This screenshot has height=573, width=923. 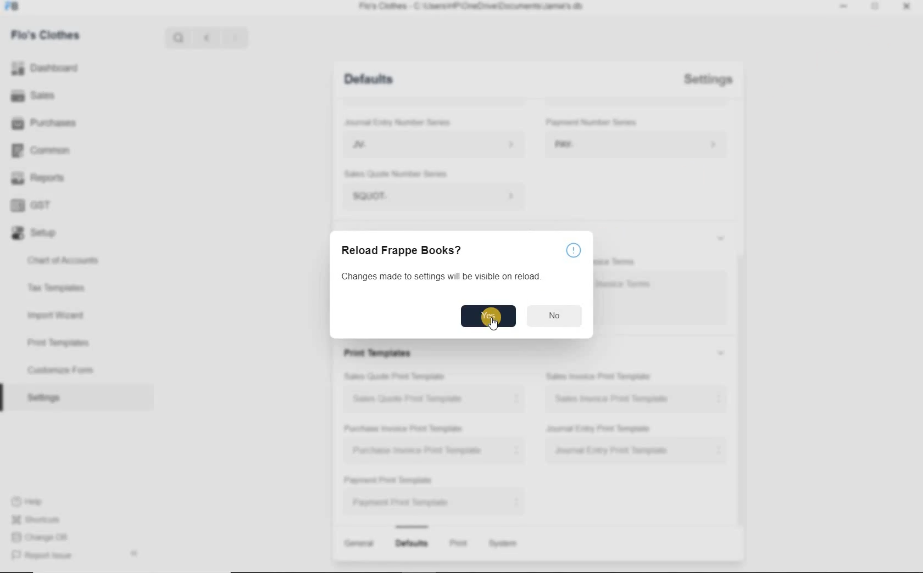 What do you see at coordinates (38, 179) in the screenshot?
I see `Reports` at bounding box center [38, 179].